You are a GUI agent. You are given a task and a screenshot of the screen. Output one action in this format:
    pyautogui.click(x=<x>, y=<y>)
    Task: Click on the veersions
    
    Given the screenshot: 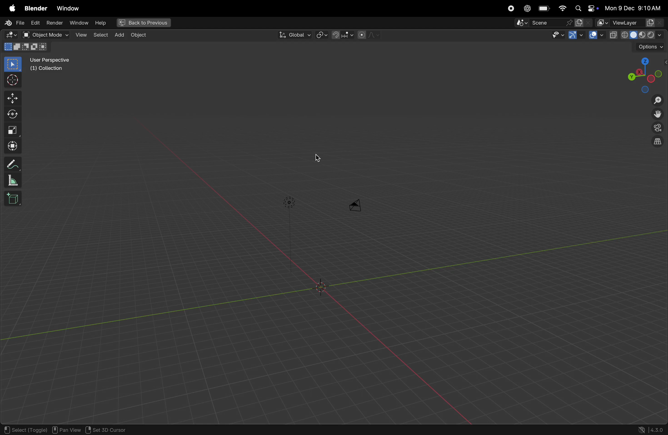 What is the action you would take?
    pyautogui.click(x=651, y=429)
    